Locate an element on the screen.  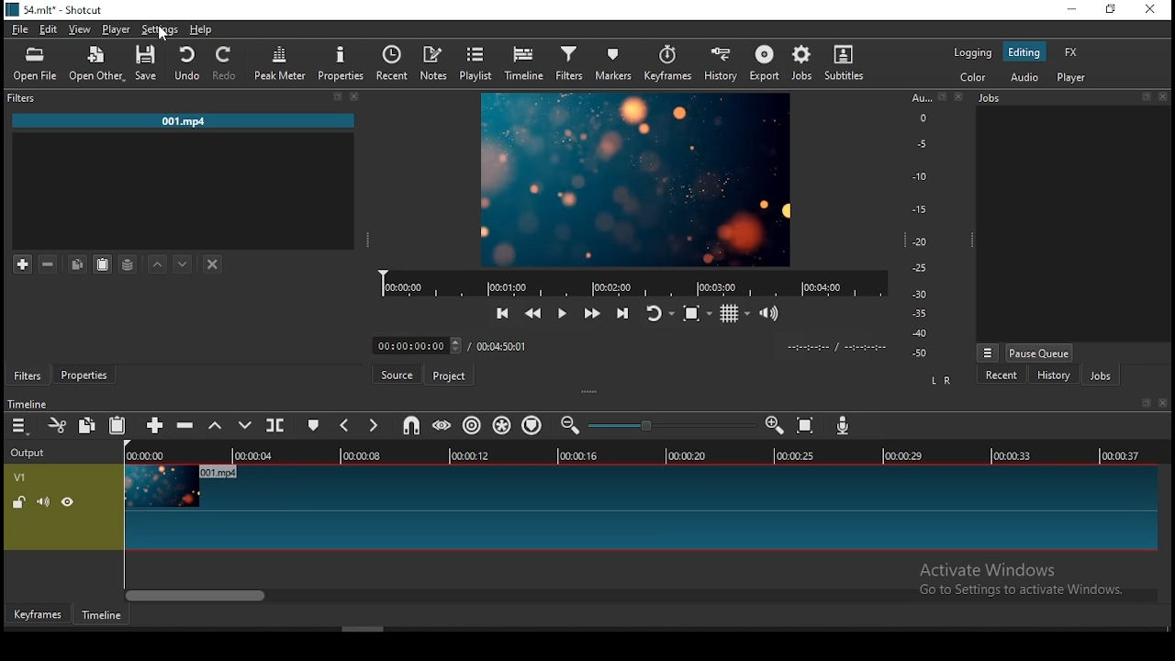
close window is located at coordinates (1149, 10).